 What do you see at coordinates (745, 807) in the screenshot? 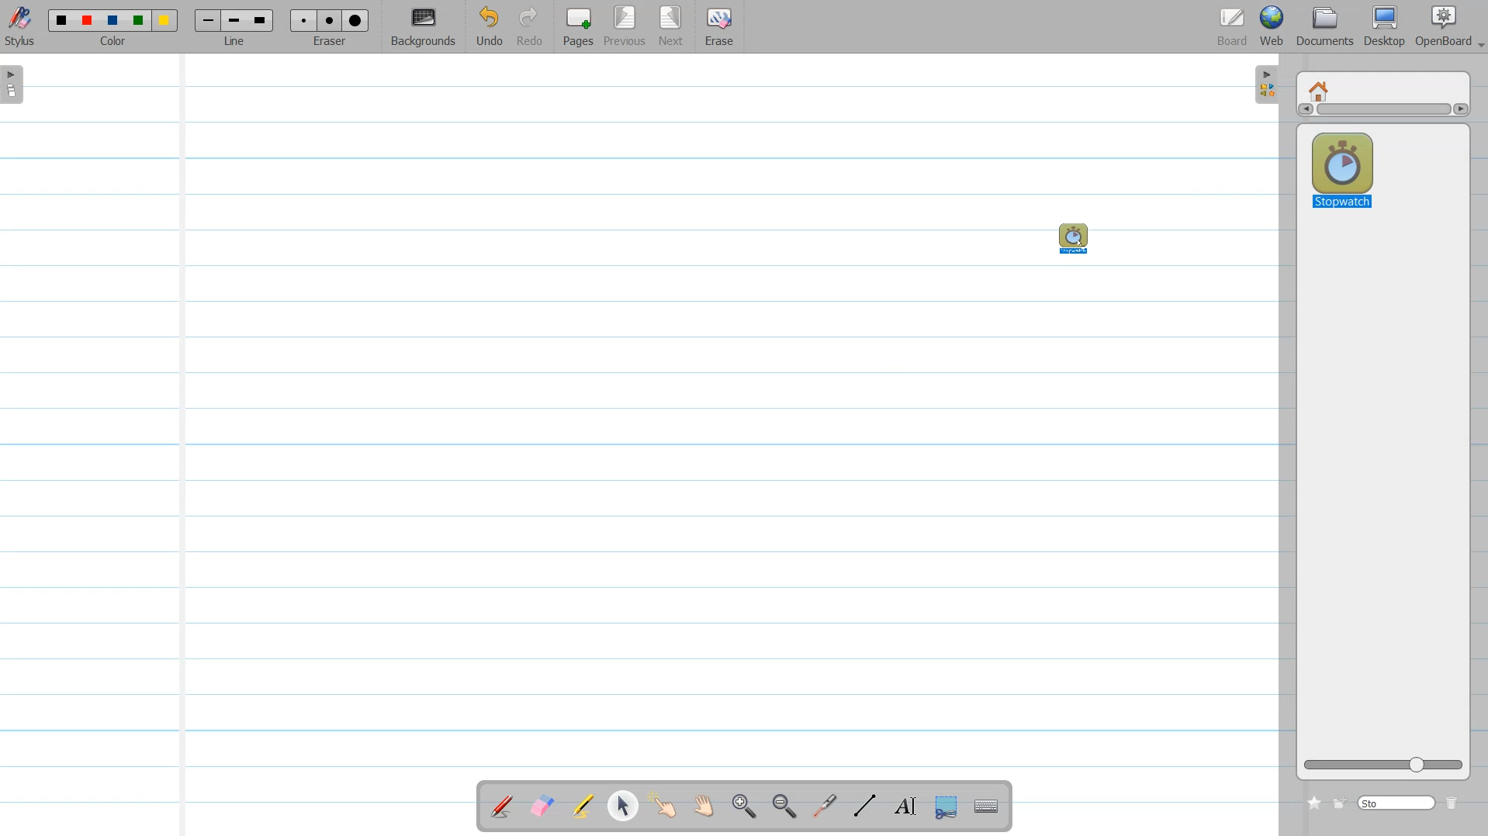
I see `Zoom in` at bounding box center [745, 807].